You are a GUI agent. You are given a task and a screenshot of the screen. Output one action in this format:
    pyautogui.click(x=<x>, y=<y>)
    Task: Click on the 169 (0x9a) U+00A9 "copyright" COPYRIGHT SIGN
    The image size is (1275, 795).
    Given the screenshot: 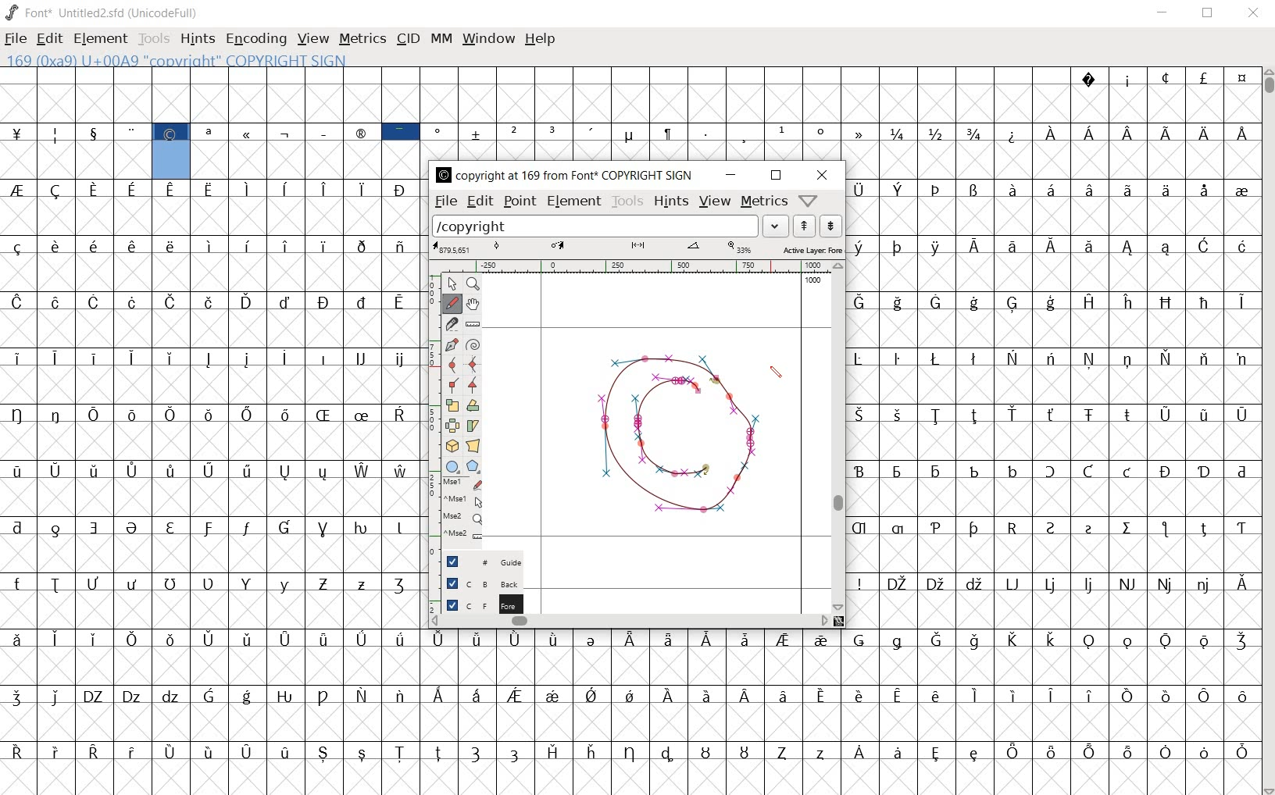 What is the action you would take?
    pyautogui.click(x=172, y=149)
    